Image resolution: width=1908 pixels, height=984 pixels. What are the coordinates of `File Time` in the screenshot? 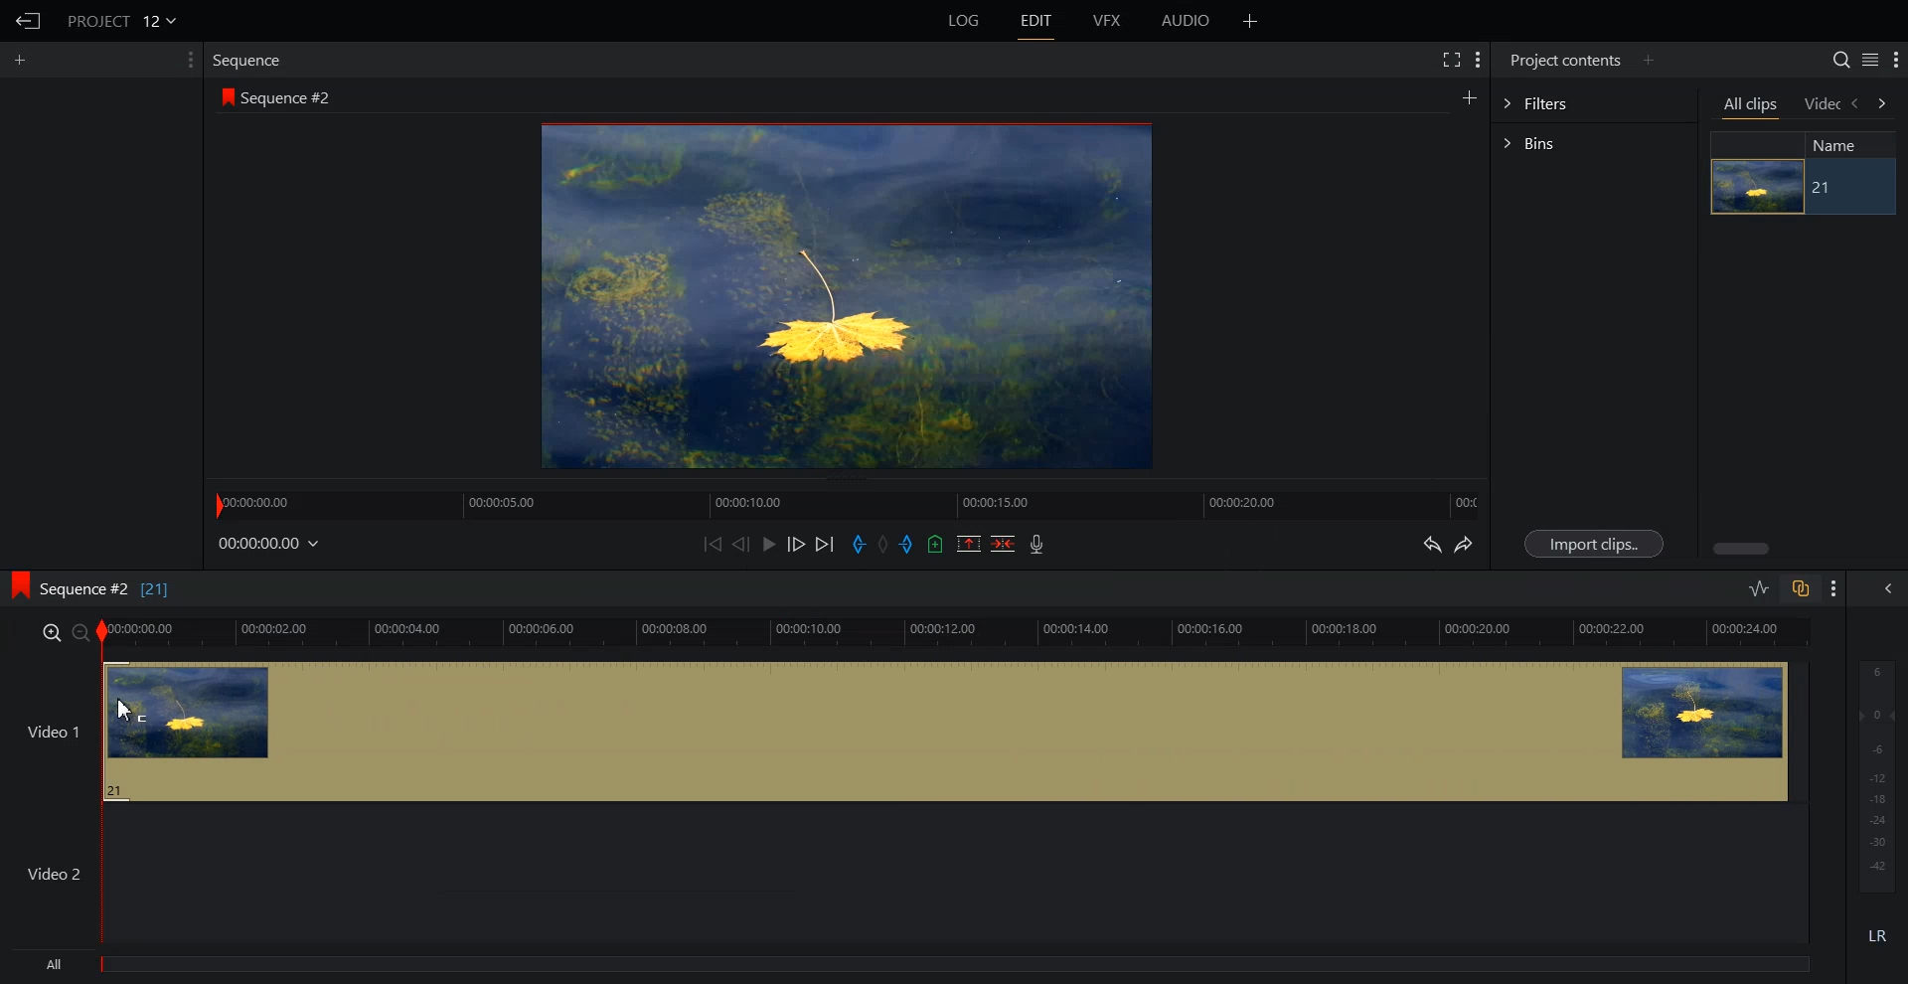 It's located at (270, 544).